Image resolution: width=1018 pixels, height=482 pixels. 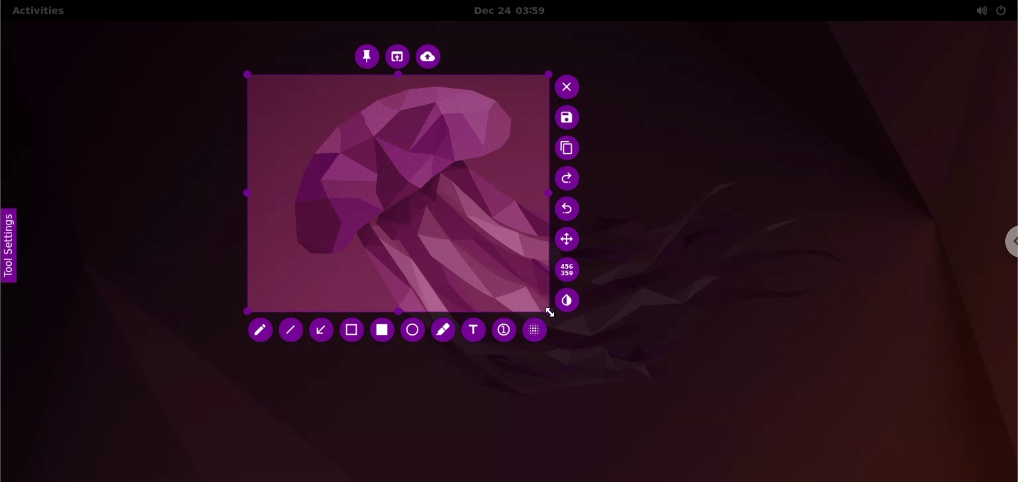 I want to click on line, so click(x=292, y=330).